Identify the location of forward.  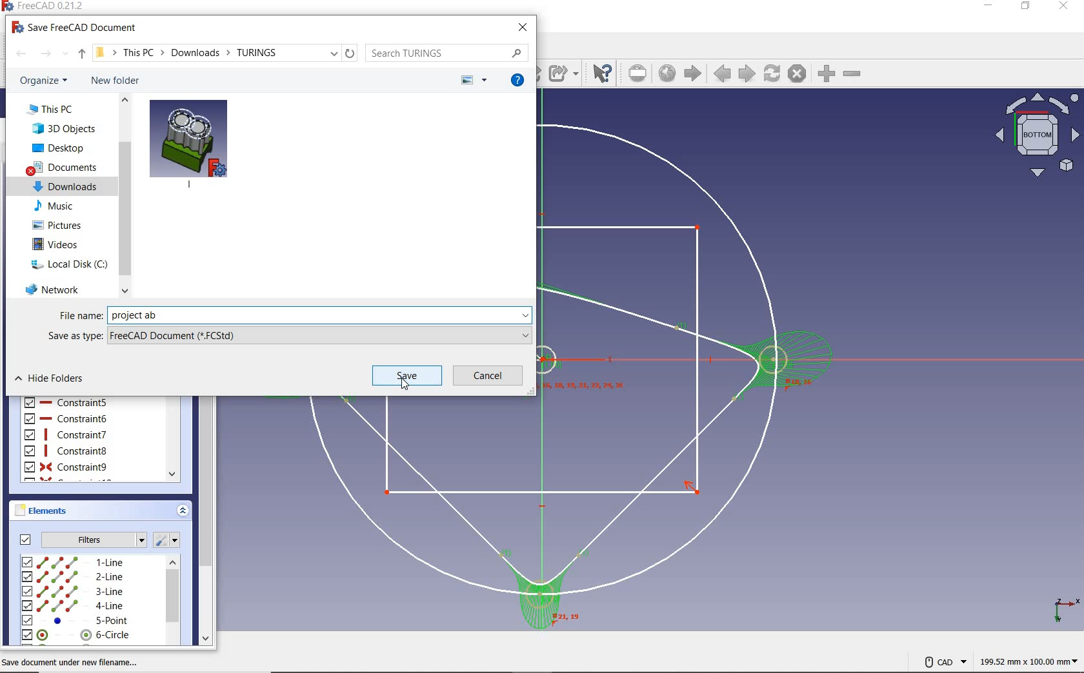
(46, 54).